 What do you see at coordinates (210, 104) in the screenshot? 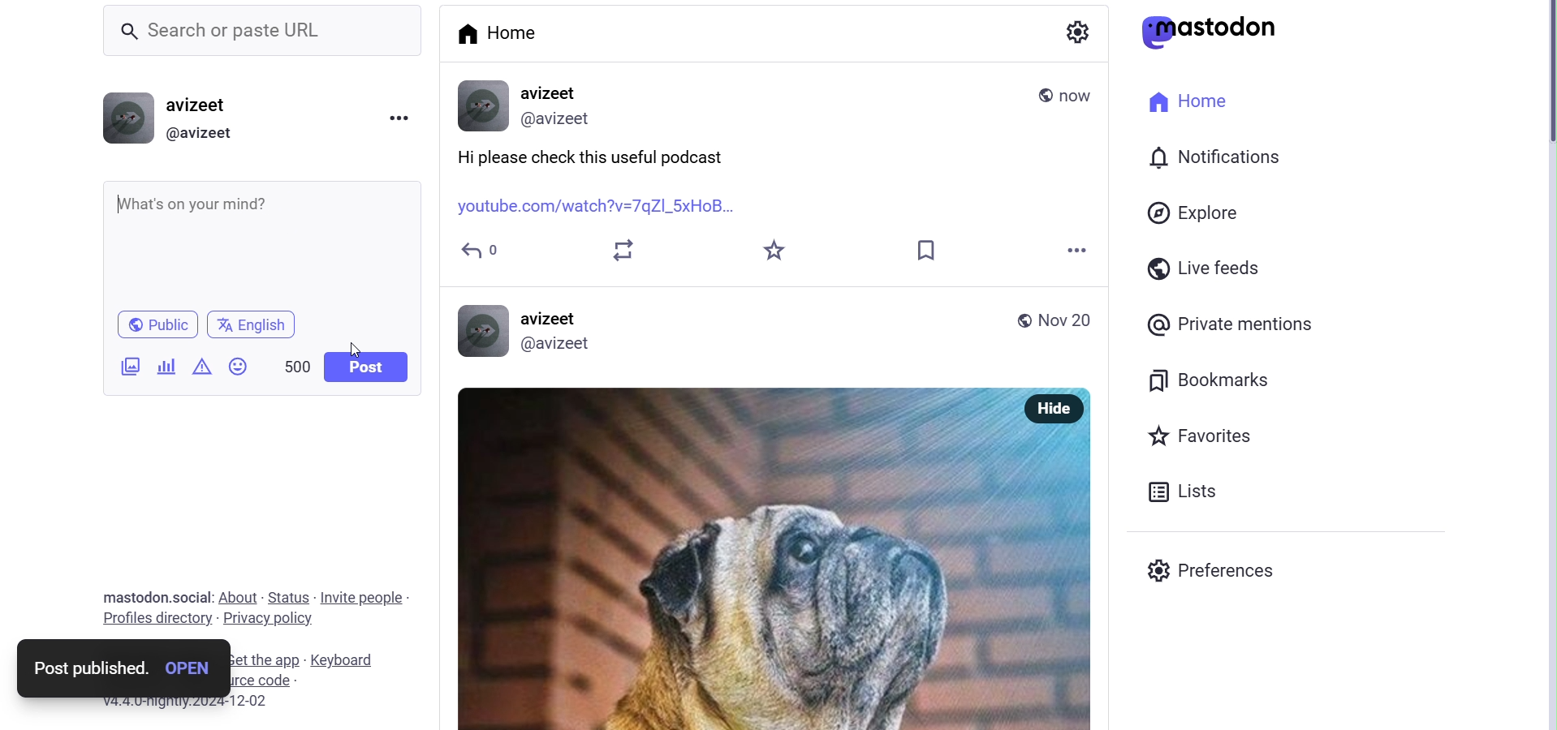
I see `username` at bounding box center [210, 104].